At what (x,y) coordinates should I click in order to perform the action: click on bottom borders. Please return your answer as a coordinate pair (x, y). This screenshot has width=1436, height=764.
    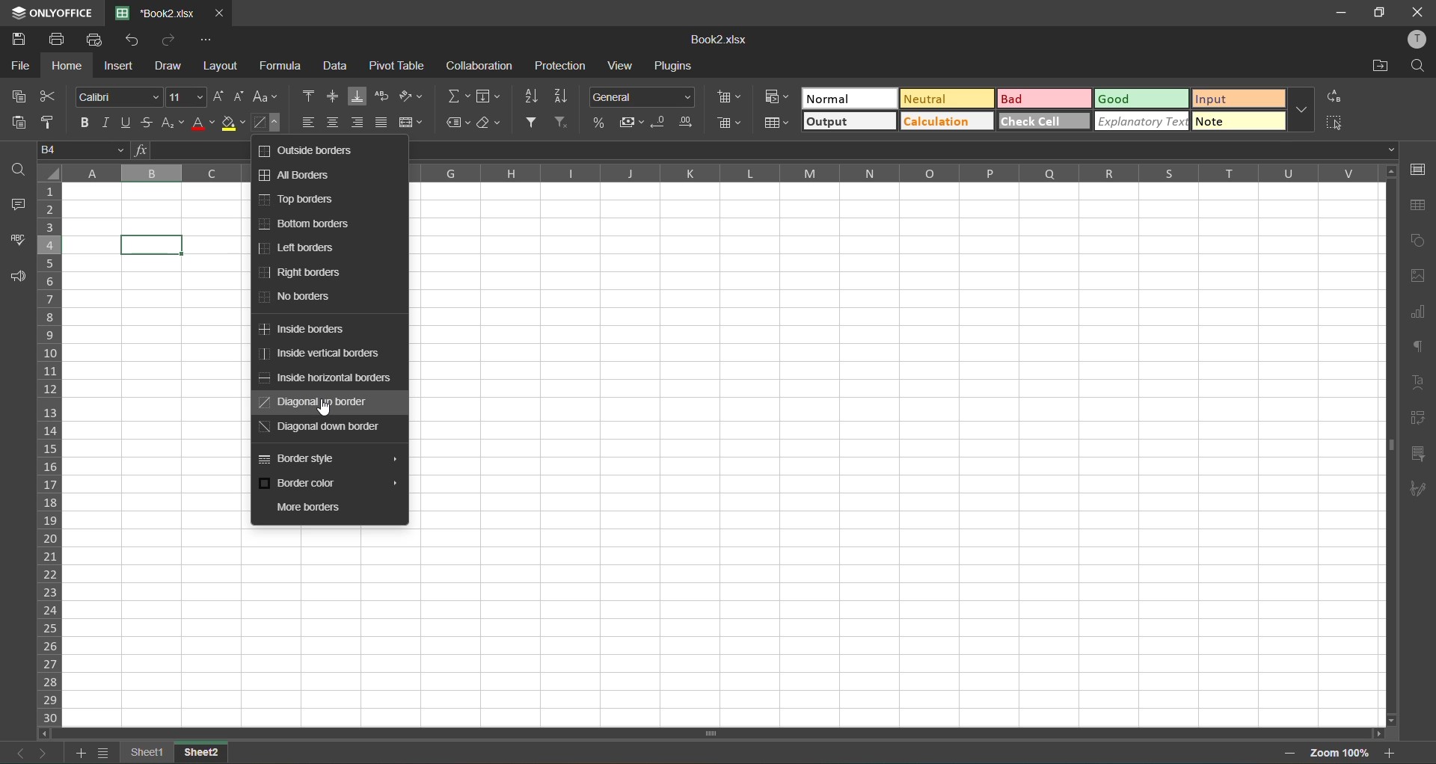
    Looking at the image, I should click on (308, 224).